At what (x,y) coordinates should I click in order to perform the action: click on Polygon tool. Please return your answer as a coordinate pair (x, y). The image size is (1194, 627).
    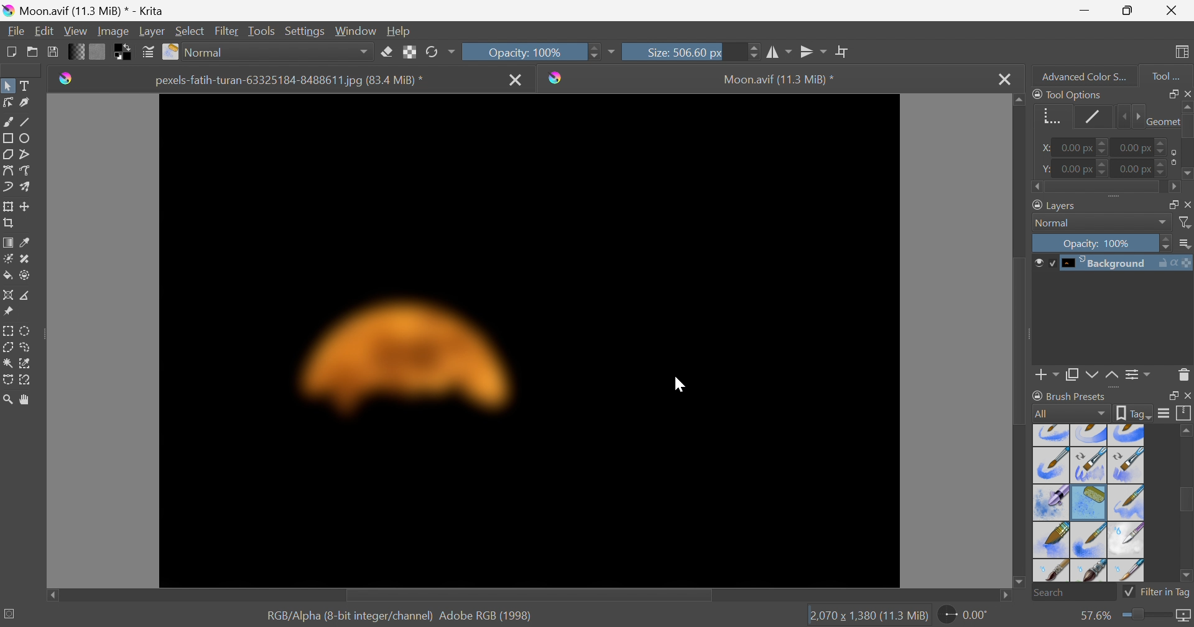
    Looking at the image, I should click on (7, 154).